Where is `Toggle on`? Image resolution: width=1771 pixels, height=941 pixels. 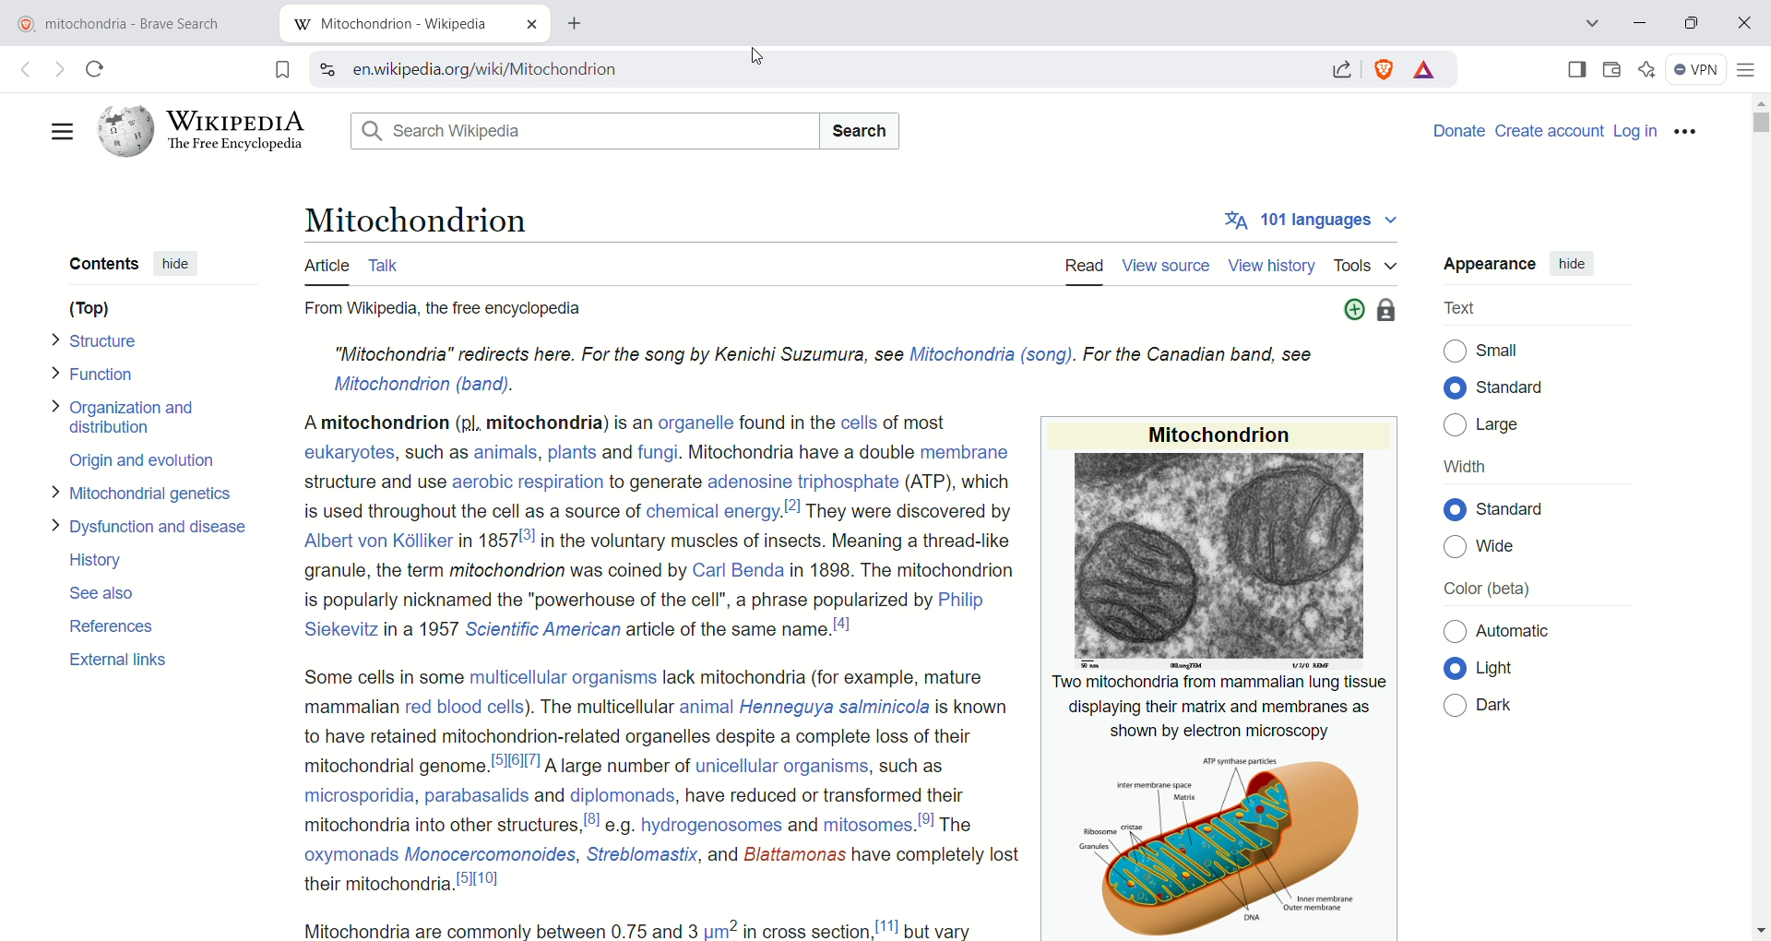
Toggle on is located at coordinates (1454, 509).